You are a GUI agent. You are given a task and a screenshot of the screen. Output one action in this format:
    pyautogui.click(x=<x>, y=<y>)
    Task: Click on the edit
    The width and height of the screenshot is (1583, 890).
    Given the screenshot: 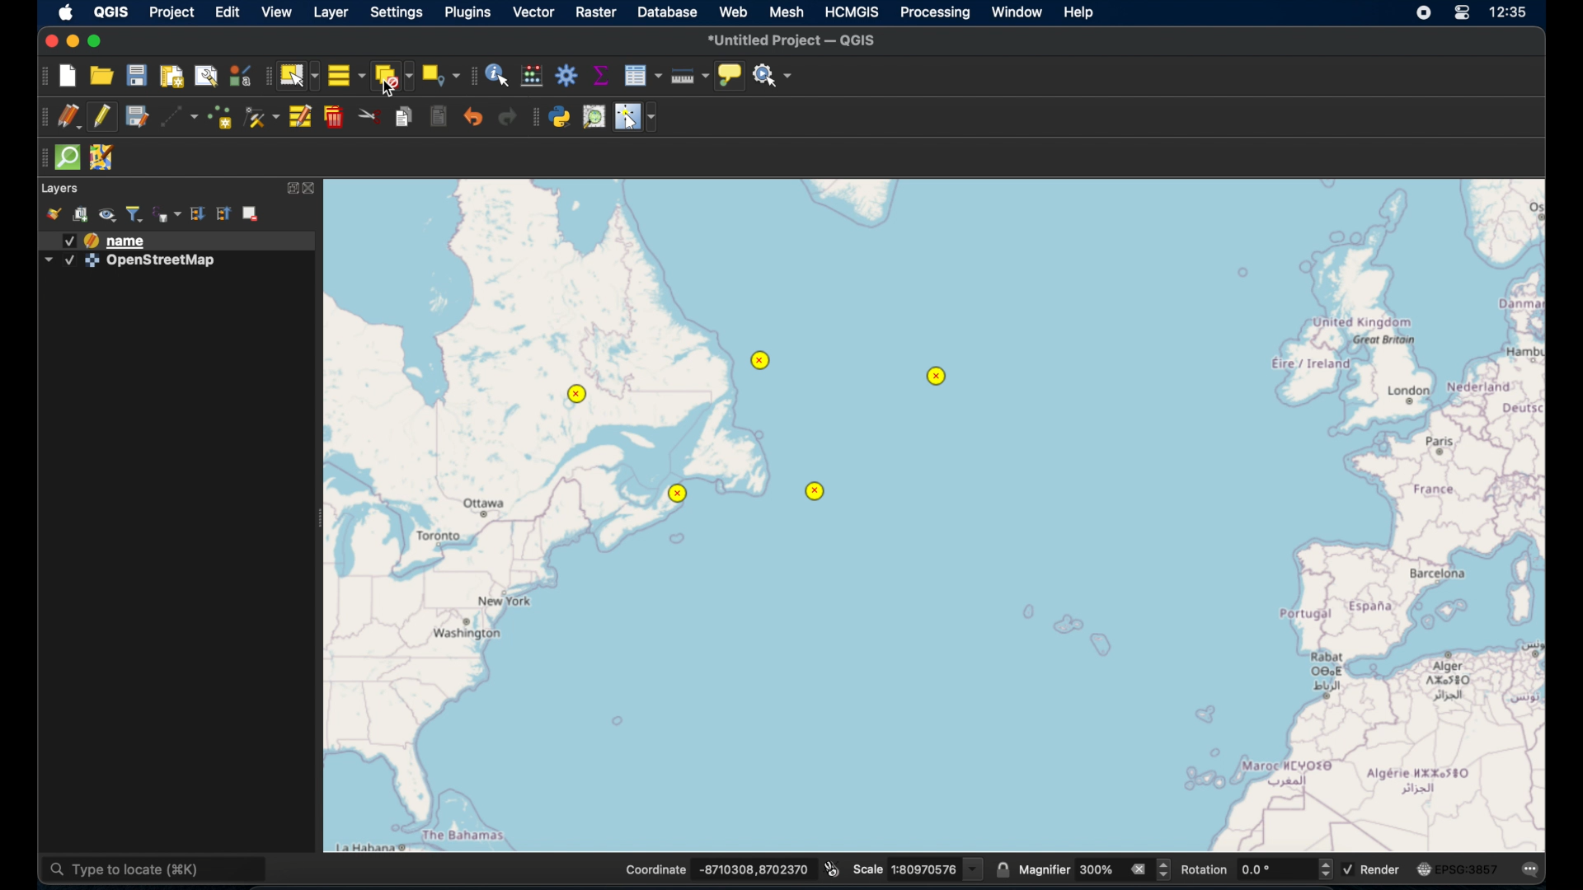 What is the action you would take?
    pyautogui.click(x=228, y=14)
    